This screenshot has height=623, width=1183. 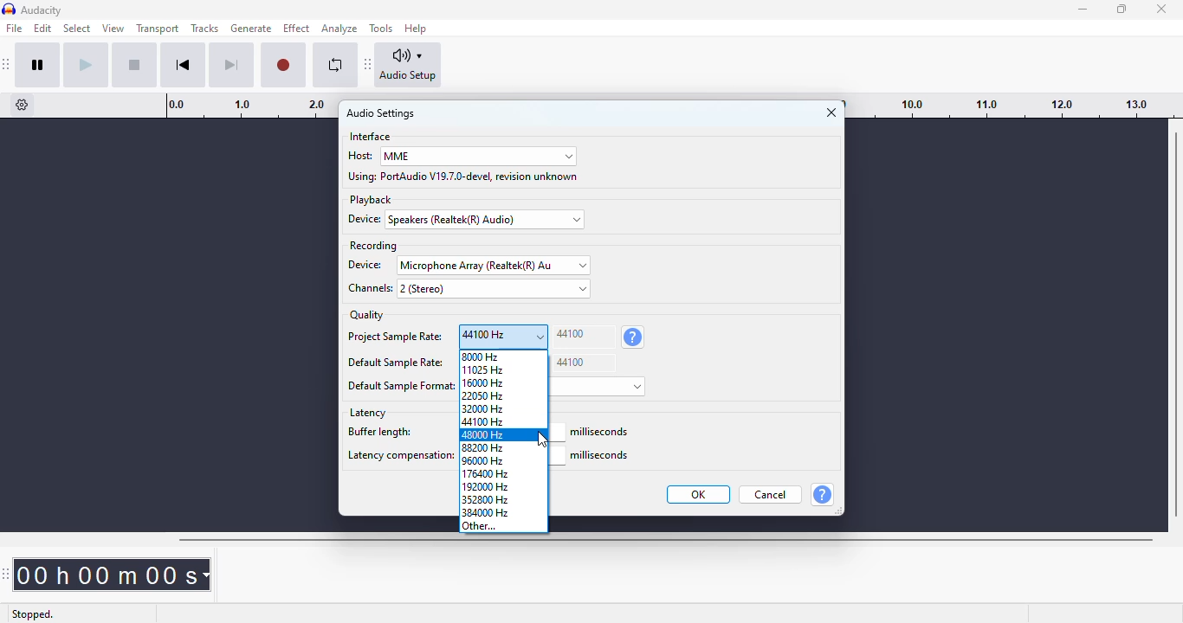 What do you see at coordinates (502, 369) in the screenshot?
I see `11025 Hz` at bounding box center [502, 369].